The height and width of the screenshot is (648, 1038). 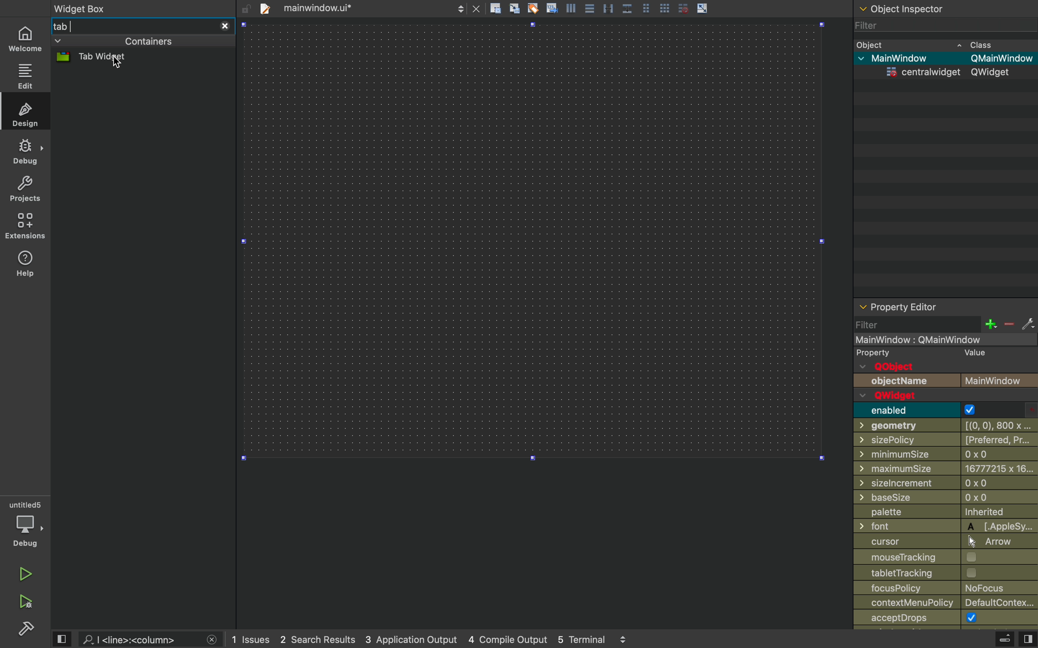 I want to click on grid view medium, so click(x=646, y=8).